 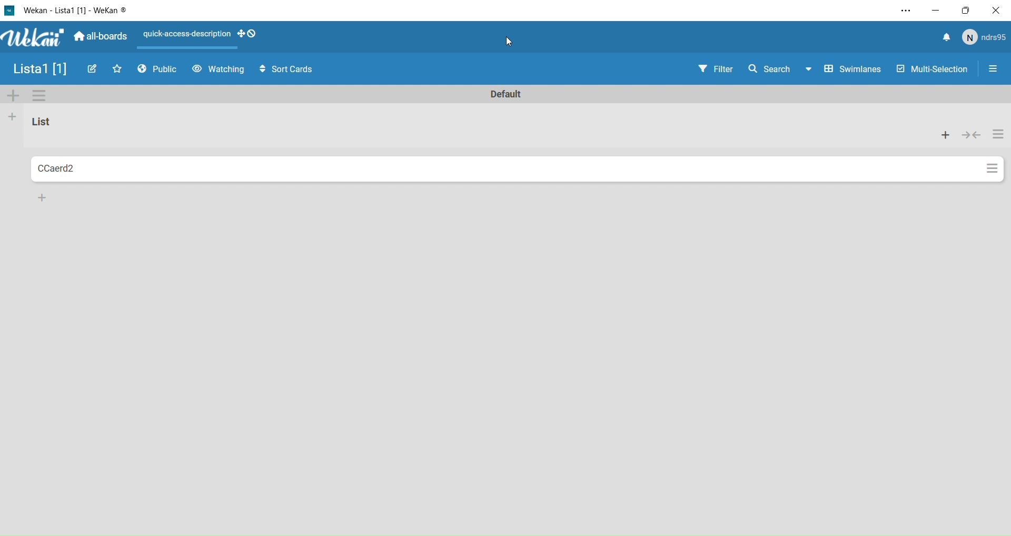 I want to click on Edit, so click(x=93, y=70).